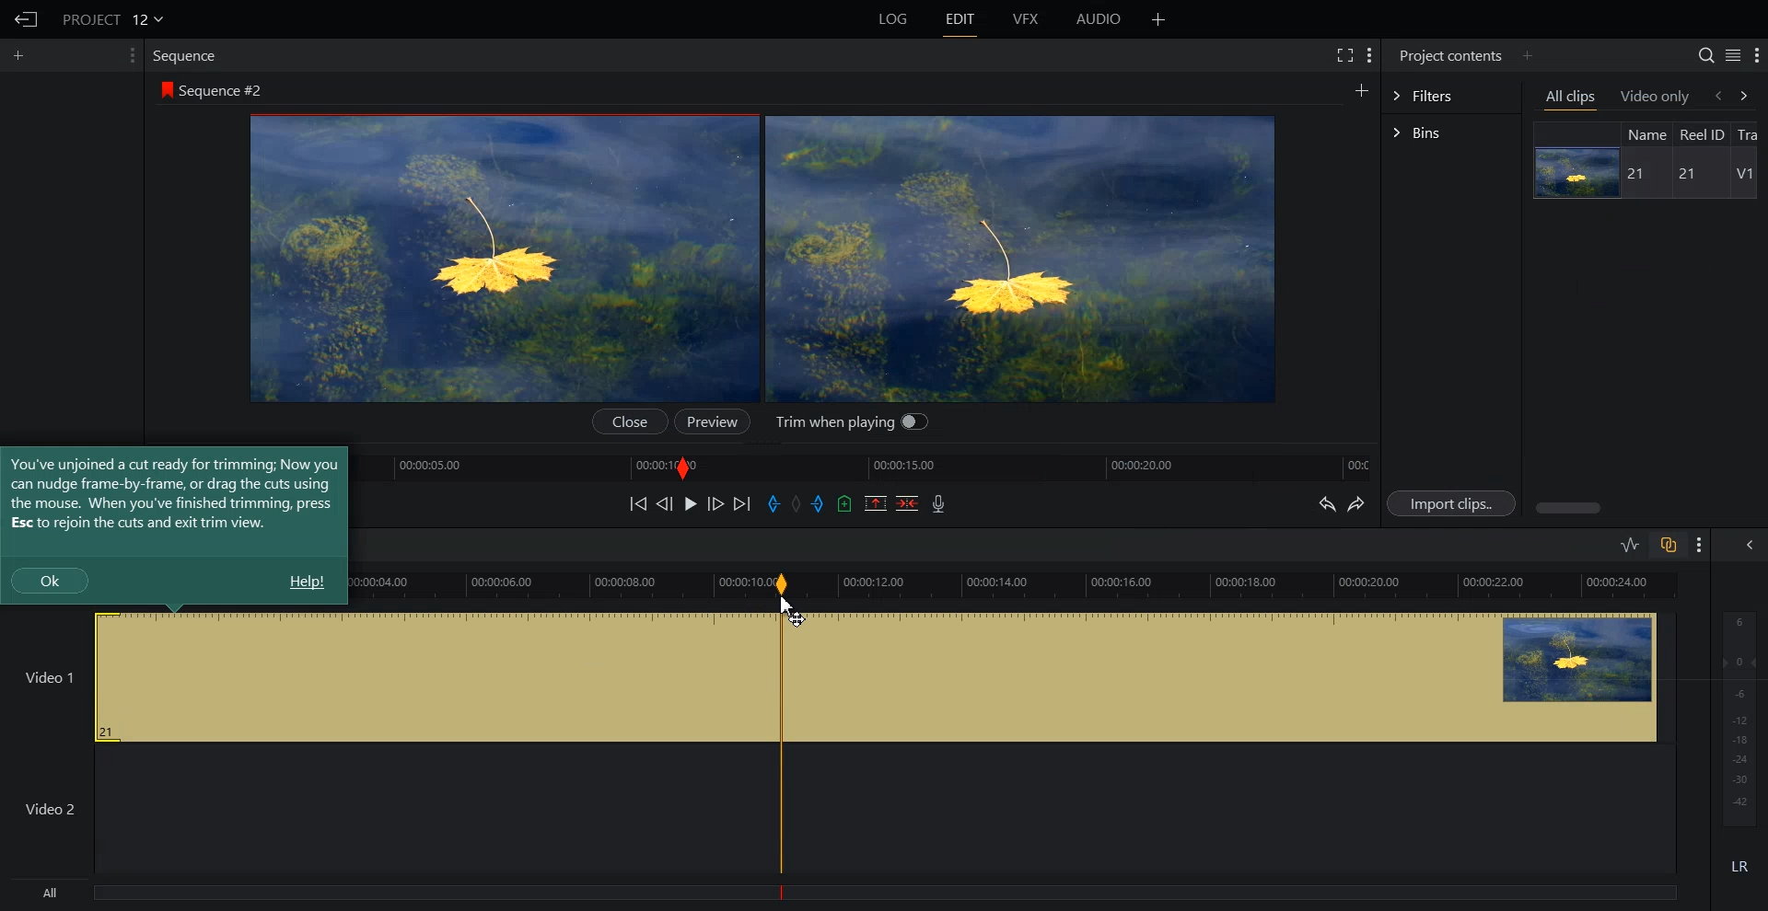  I want to click on AUDIO, so click(1098, 19).